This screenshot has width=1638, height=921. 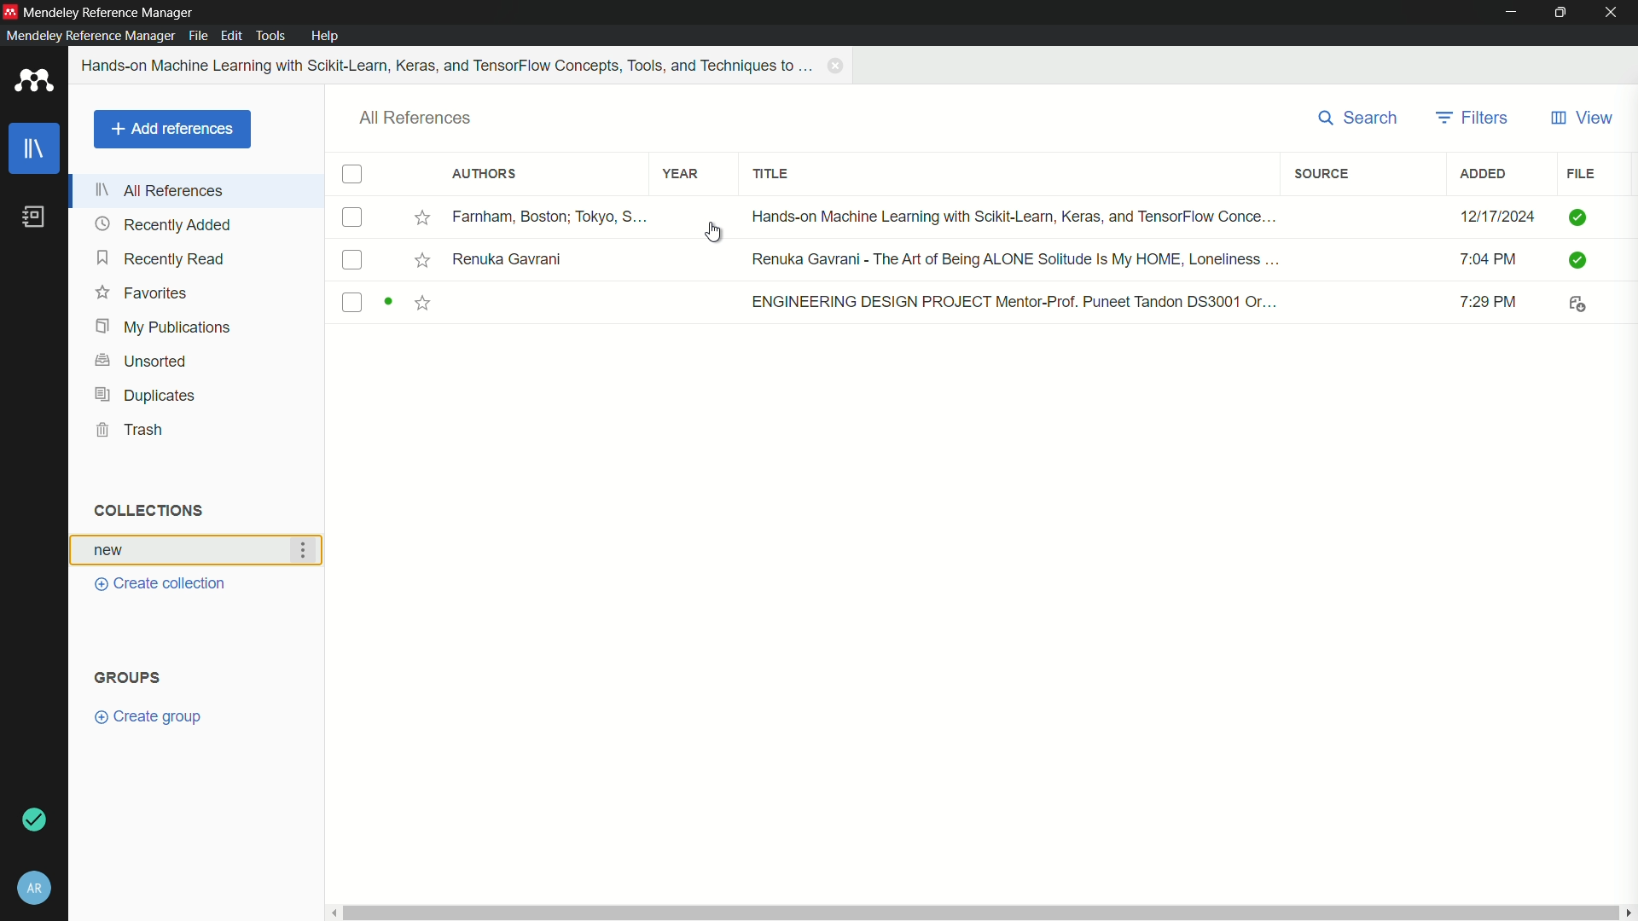 What do you see at coordinates (327, 36) in the screenshot?
I see `help menu` at bounding box center [327, 36].